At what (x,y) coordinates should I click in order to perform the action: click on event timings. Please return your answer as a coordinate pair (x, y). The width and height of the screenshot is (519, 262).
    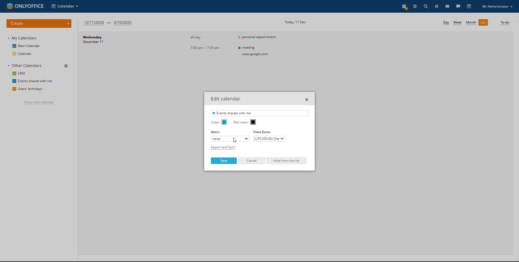
    Looking at the image, I should click on (207, 43).